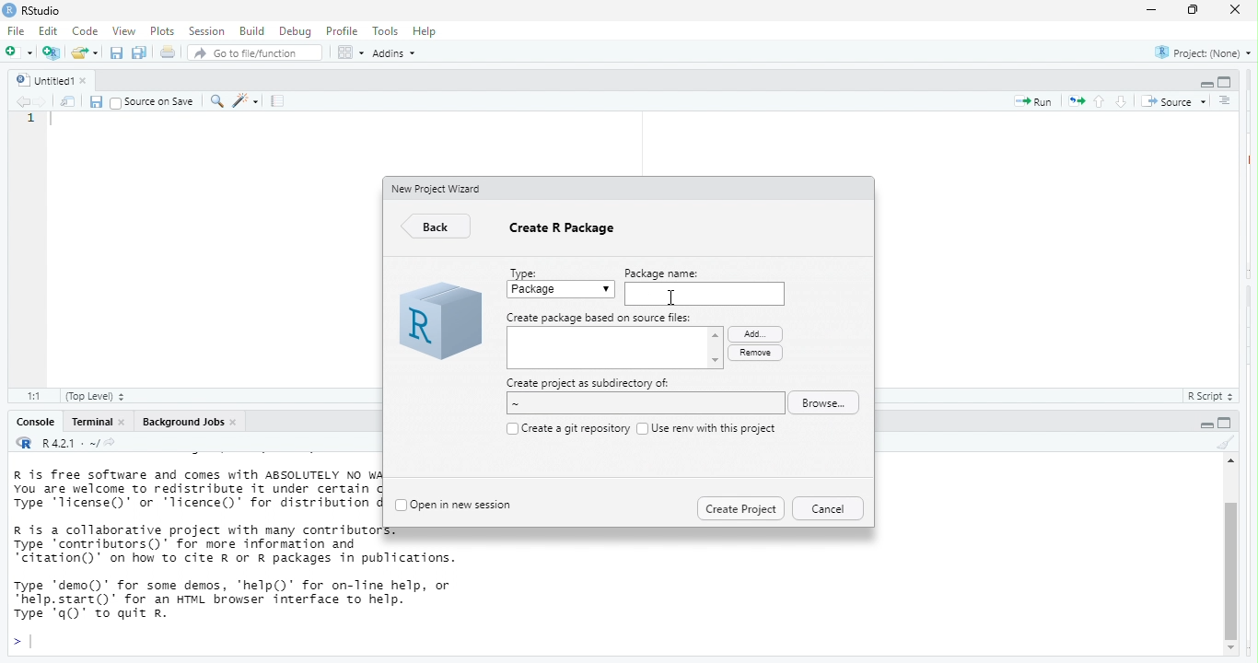 This screenshot has height=663, width=1258. Describe the element at coordinates (400, 506) in the screenshot. I see `checkbox` at that location.